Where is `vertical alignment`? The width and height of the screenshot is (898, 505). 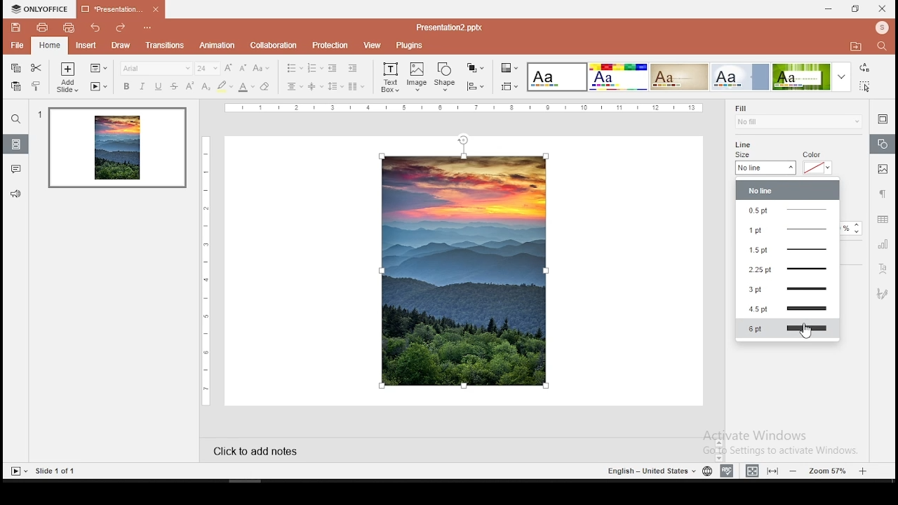
vertical alignment is located at coordinates (315, 86).